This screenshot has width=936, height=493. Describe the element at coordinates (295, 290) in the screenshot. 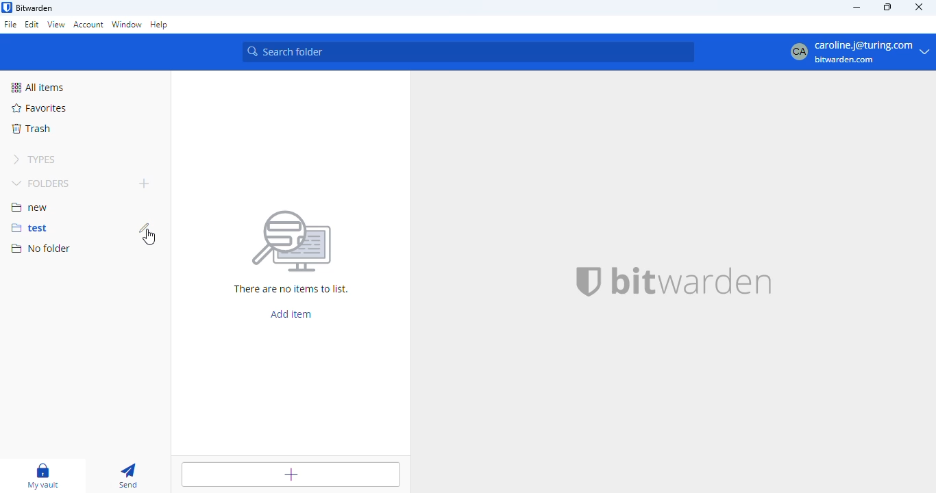

I see `There are no items to list` at that location.